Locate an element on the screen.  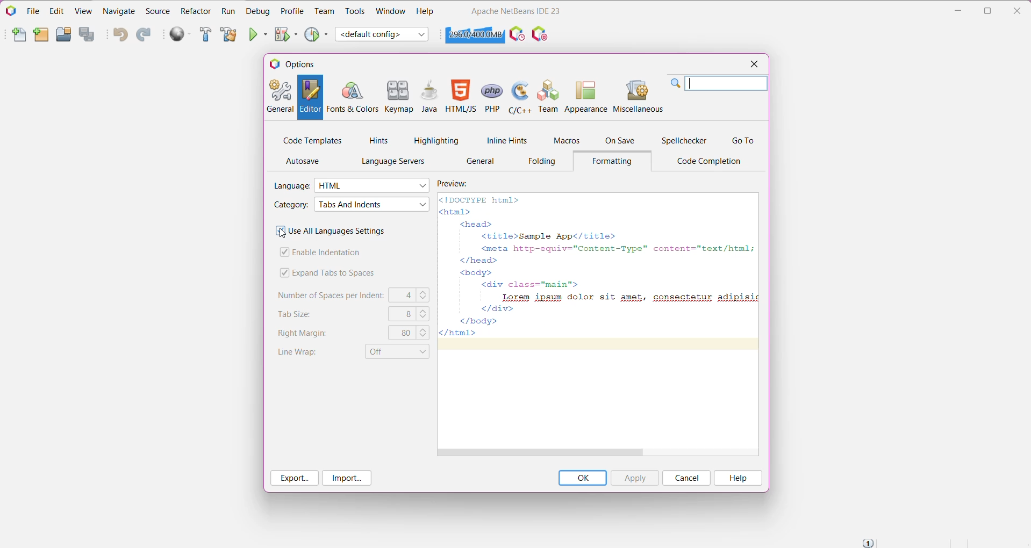
Refactor is located at coordinates (196, 11).